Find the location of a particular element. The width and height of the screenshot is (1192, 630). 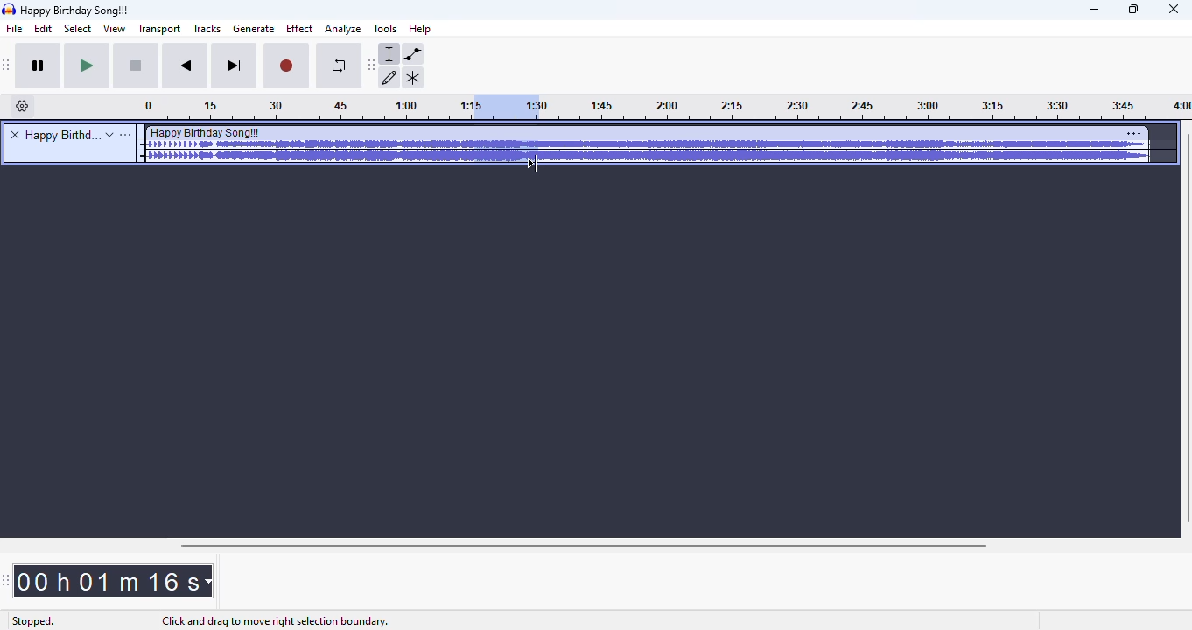

stopped. is located at coordinates (32, 622).